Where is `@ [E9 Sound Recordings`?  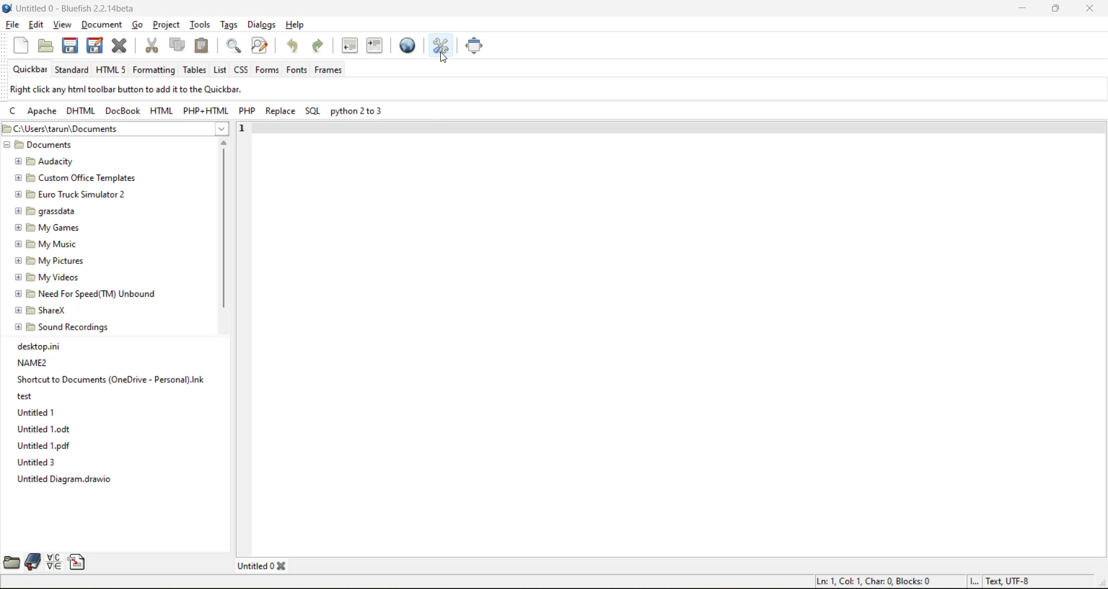
@ [E9 Sound Recordings is located at coordinates (63, 327).